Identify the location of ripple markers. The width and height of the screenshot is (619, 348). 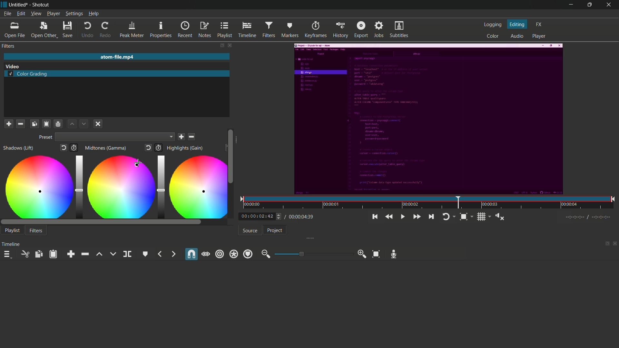
(248, 254).